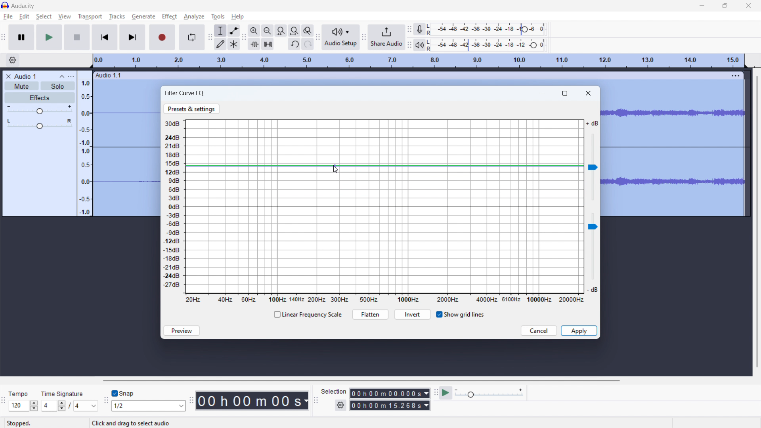 This screenshot has width=761, height=428. Describe the element at coordinates (234, 44) in the screenshot. I see `multi tool` at that location.